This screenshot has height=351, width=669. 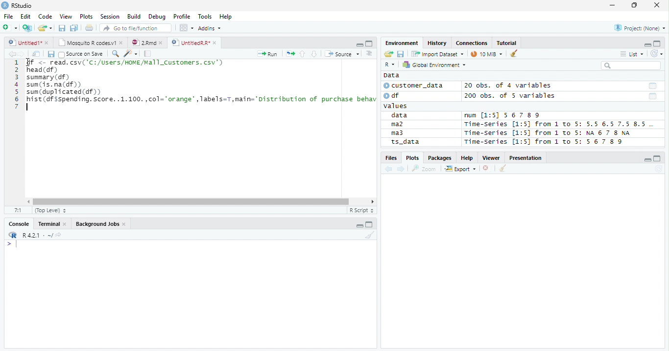 I want to click on RStudio, so click(x=17, y=6).